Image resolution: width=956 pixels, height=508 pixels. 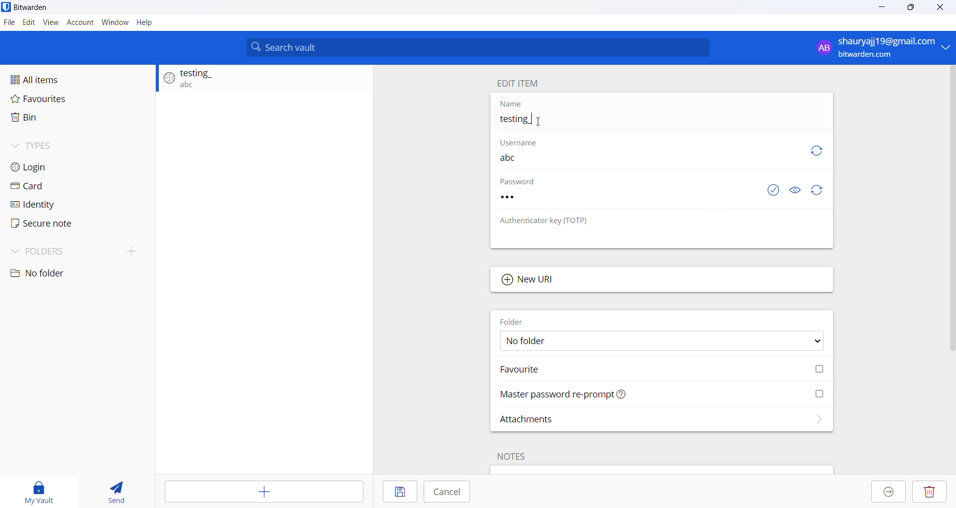 What do you see at coordinates (950, 213) in the screenshot?
I see `Scroll bar` at bounding box center [950, 213].